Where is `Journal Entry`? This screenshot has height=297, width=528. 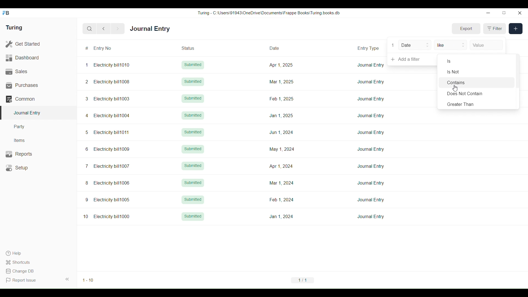
Journal Entry is located at coordinates (371, 82).